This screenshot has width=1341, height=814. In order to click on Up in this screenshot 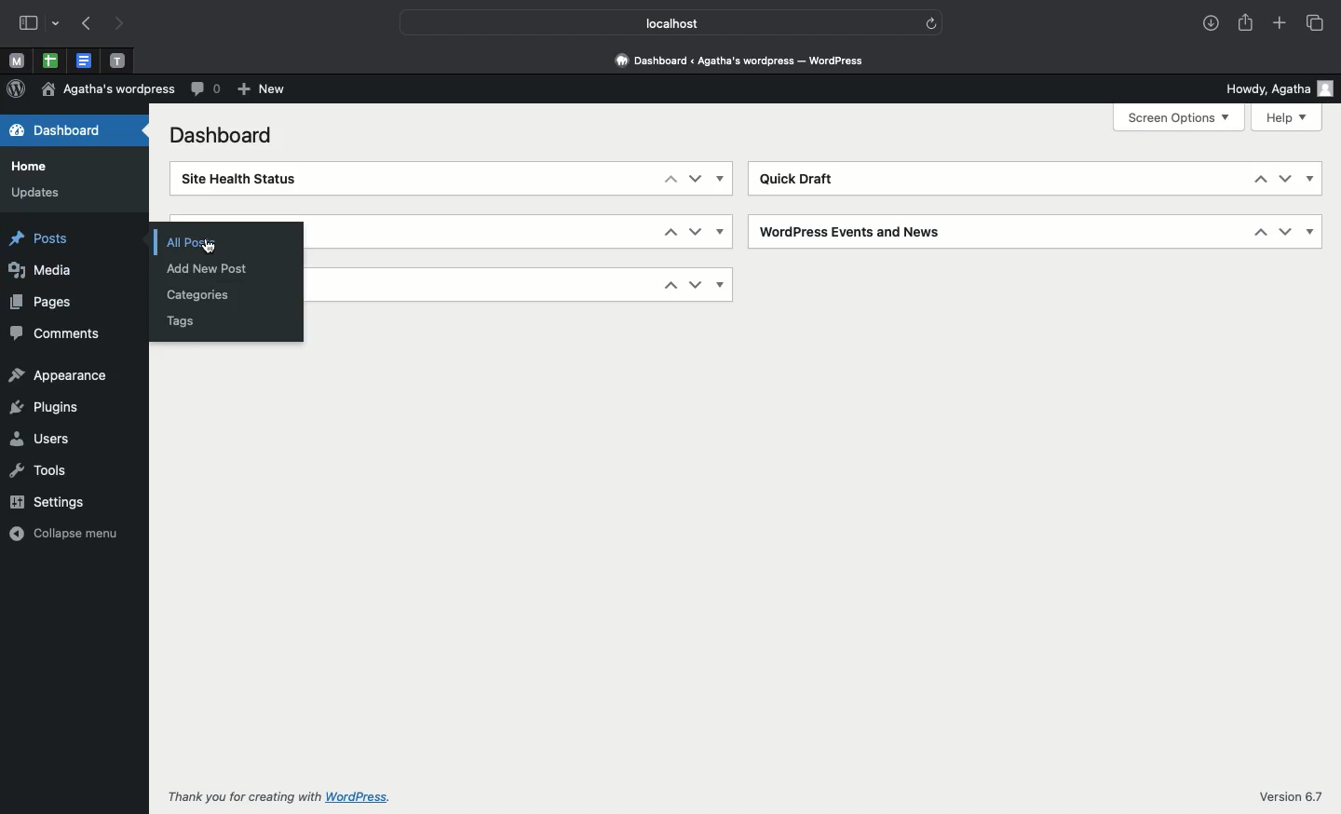, I will do `click(670, 177)`.